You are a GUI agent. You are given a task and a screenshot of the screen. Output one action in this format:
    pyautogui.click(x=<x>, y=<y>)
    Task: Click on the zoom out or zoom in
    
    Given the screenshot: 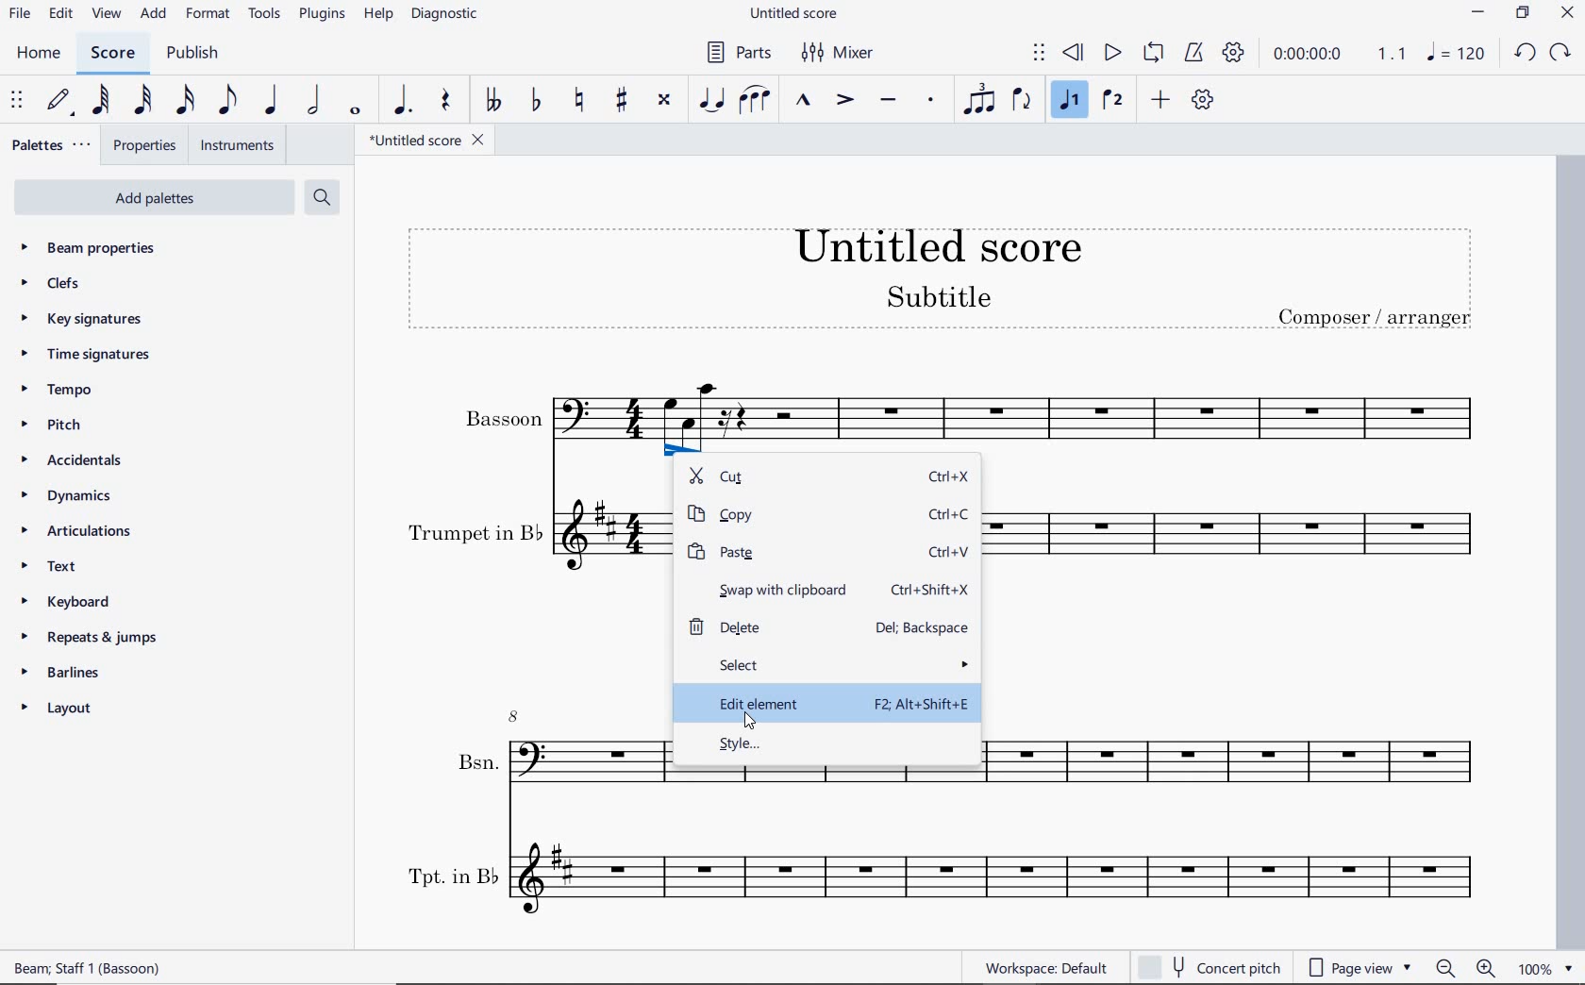 What is the action you would take?
    pyautogui.click(x=1466, y=966)
    